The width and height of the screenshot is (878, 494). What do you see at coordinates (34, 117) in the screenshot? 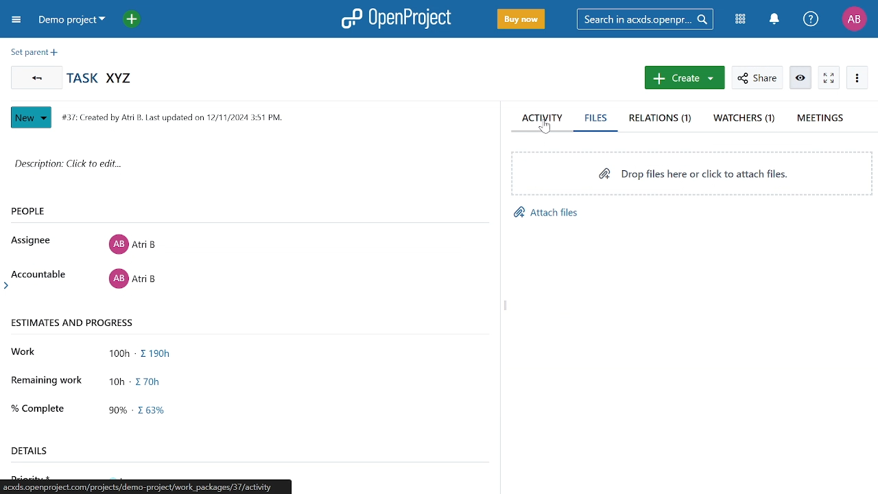
I see `New` at bounding box center [34, 117].